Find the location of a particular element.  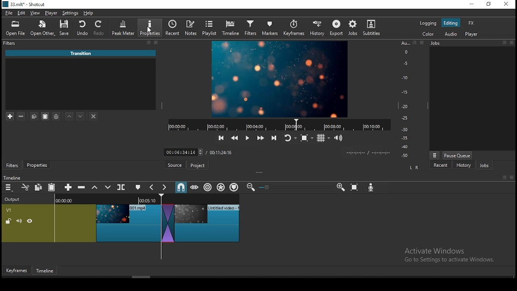

audio is located at coordinates (451, 34).